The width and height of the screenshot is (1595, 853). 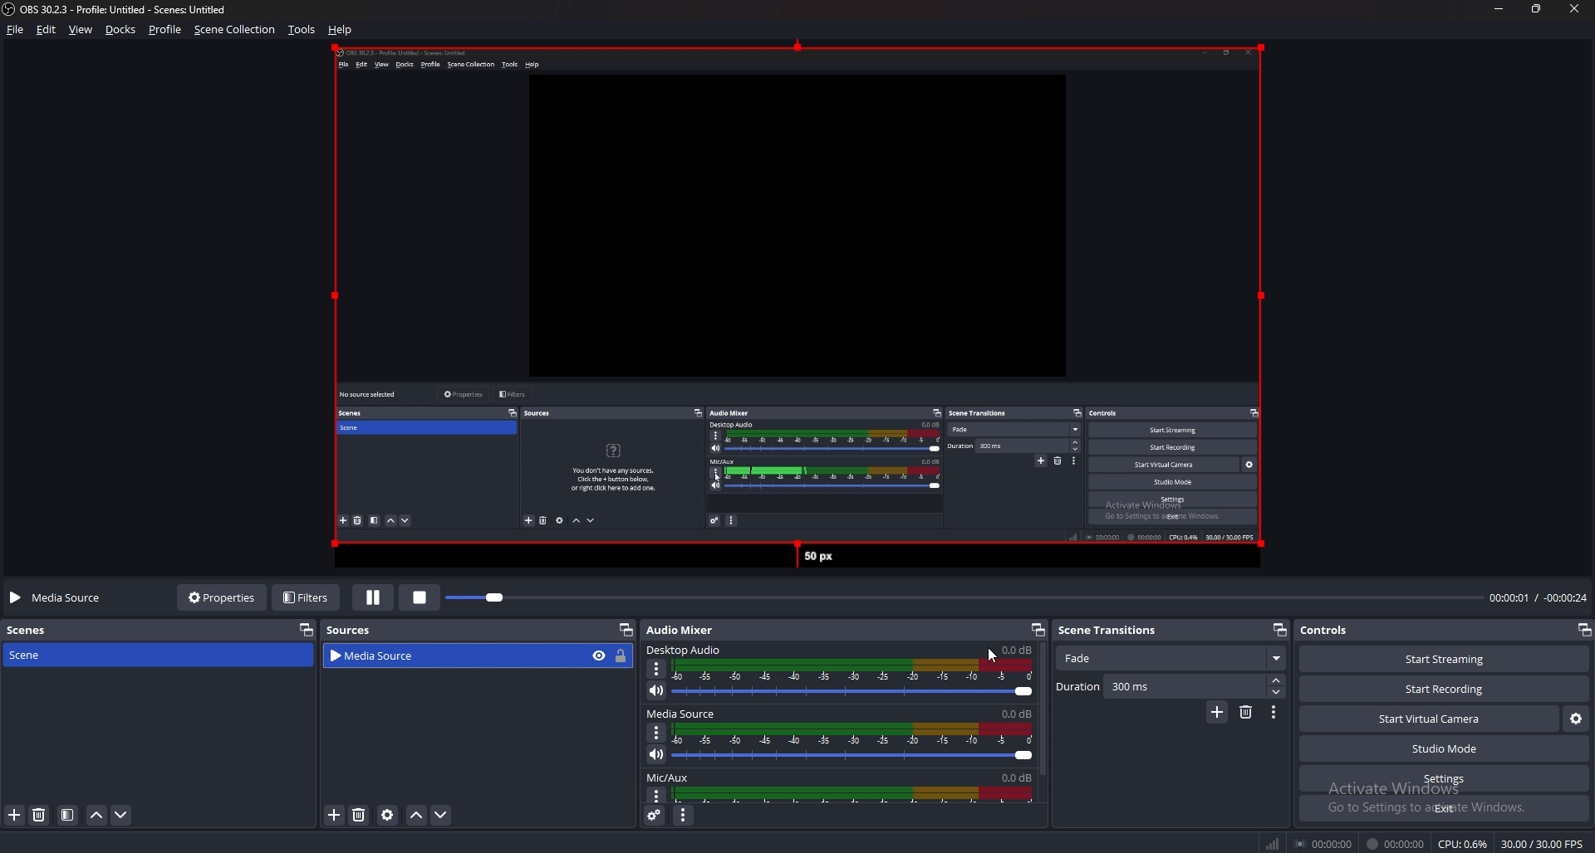 I want to click on Resize, so click(x=1537, y=7).